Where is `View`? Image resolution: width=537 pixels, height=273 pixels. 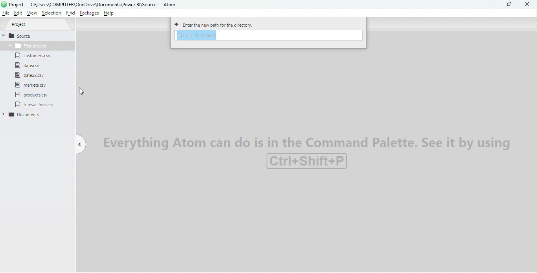
View is located at coordinates (33, 13).